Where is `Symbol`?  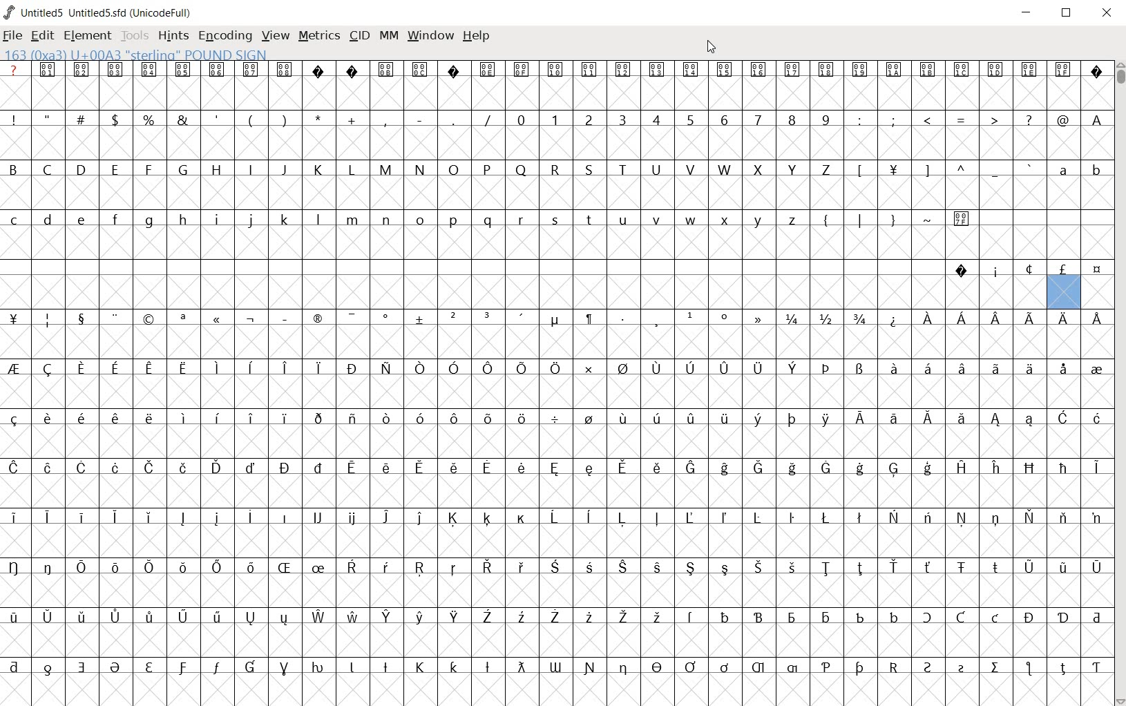 Symbol is located at coordinates (486, 318).